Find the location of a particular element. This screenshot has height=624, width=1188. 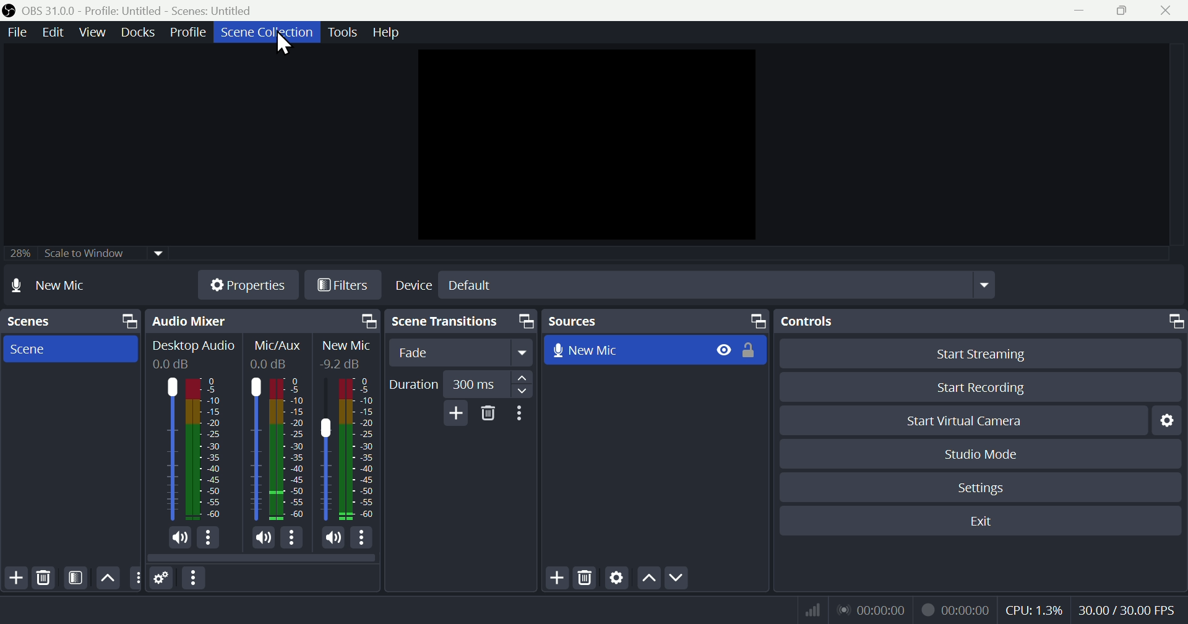

Start streaming is located at coordinates (982, 352).